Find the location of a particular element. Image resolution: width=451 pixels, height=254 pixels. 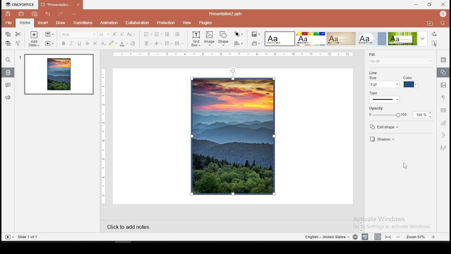

fill is located at coordinates (400, 59).